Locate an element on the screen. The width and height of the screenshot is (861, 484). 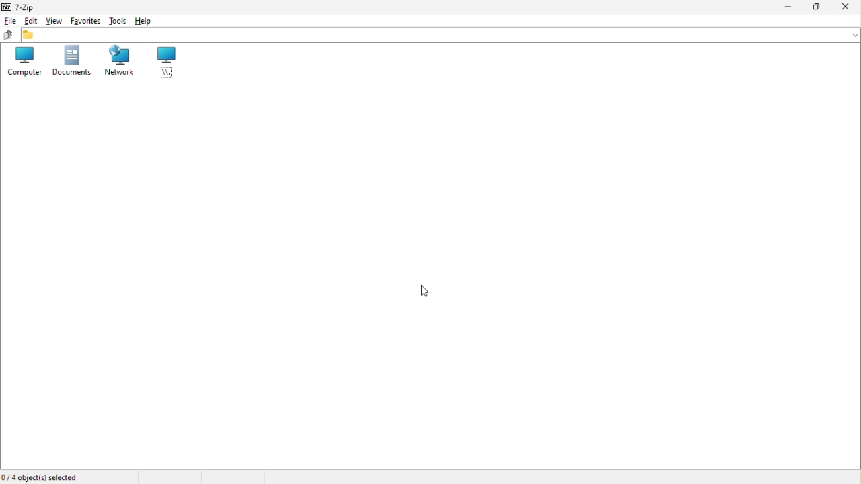
root is located at coordinates (167, 62).